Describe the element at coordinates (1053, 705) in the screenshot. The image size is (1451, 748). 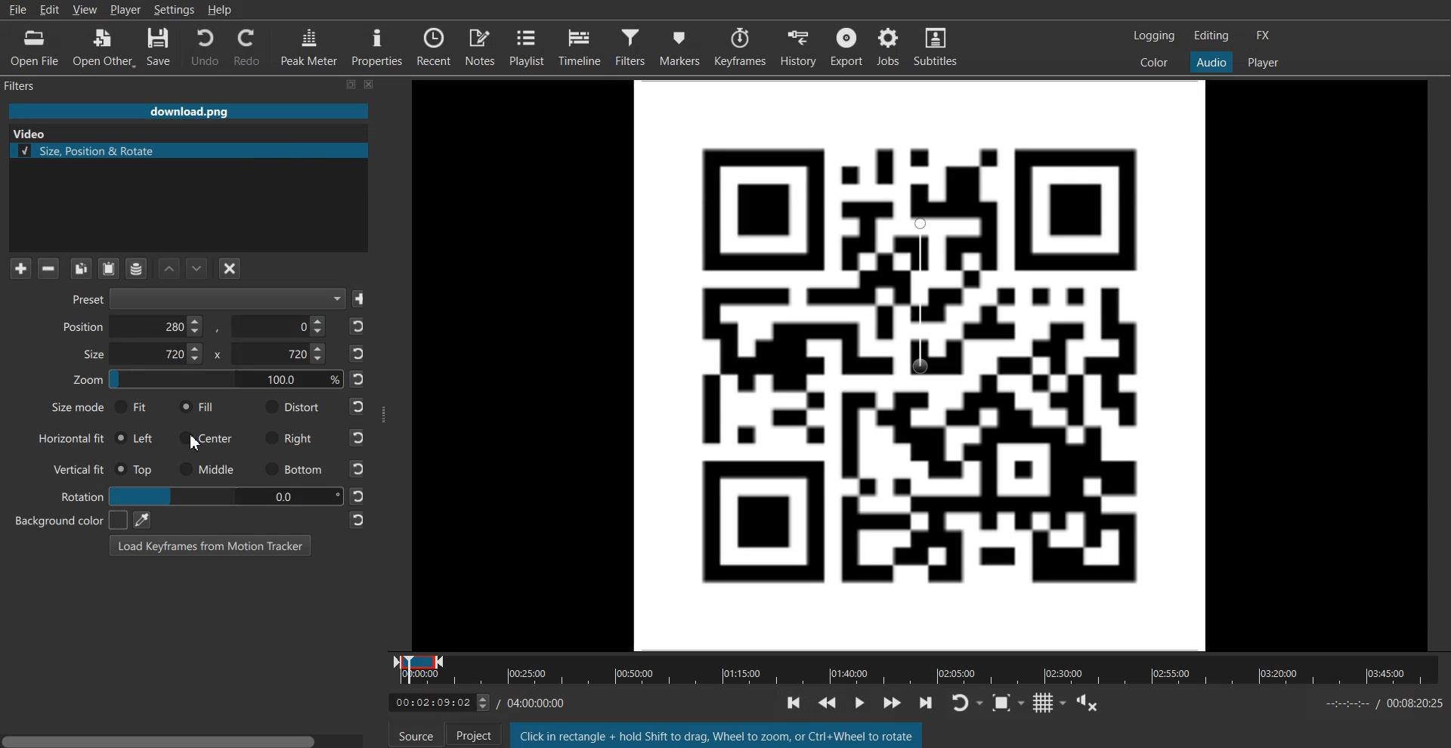
I see `Toggle grid display on the player` at that location.